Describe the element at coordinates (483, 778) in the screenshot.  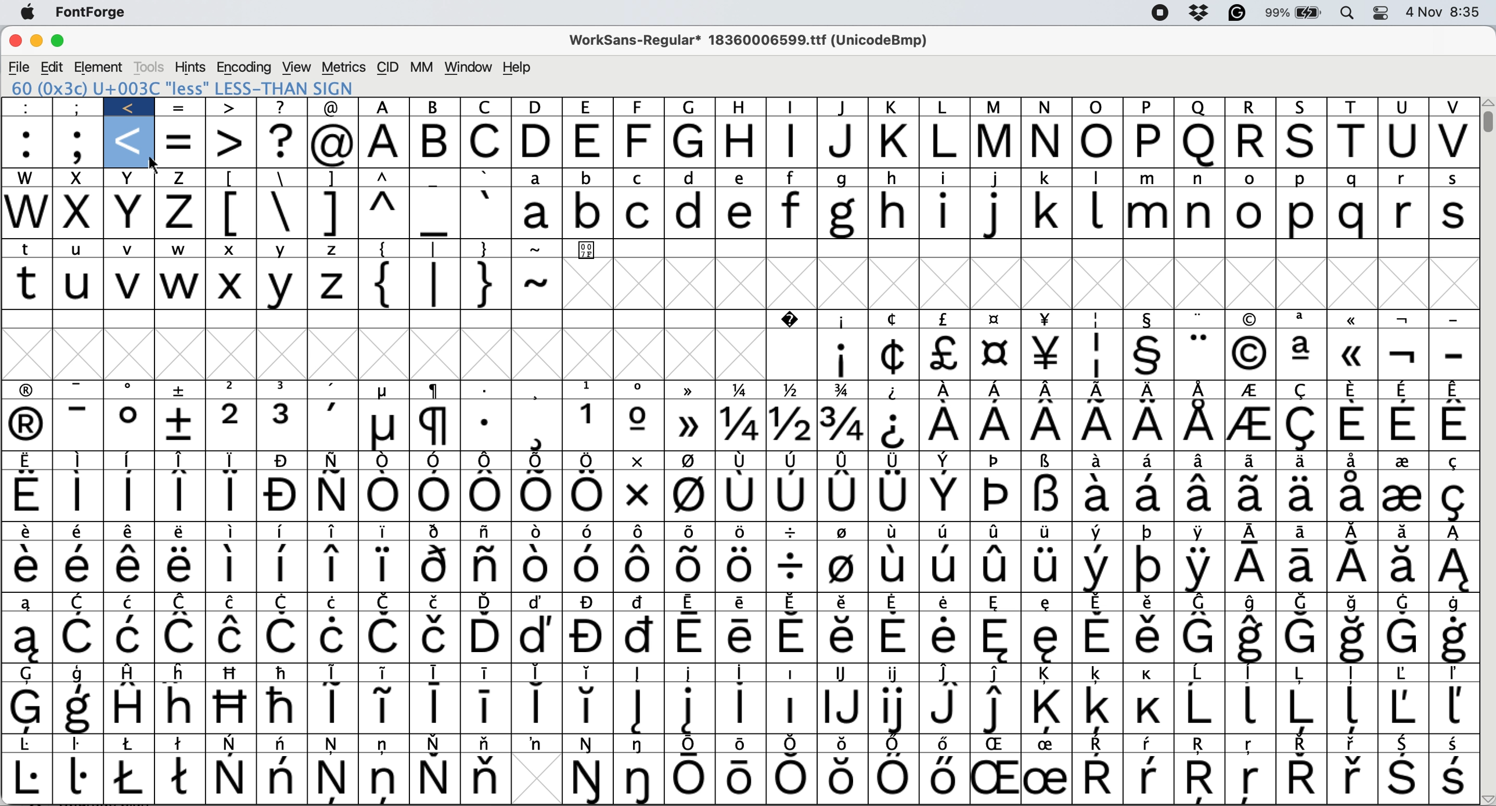
I see `Symbol` at that location.